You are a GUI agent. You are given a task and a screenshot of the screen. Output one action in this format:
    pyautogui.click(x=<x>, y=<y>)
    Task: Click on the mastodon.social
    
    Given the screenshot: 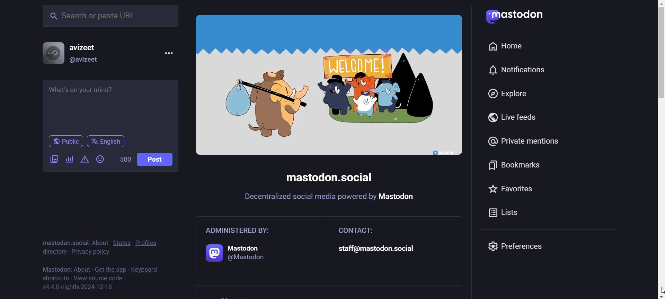 What is the action you would take?
    pyautogui.click(x=329, y=176)
    